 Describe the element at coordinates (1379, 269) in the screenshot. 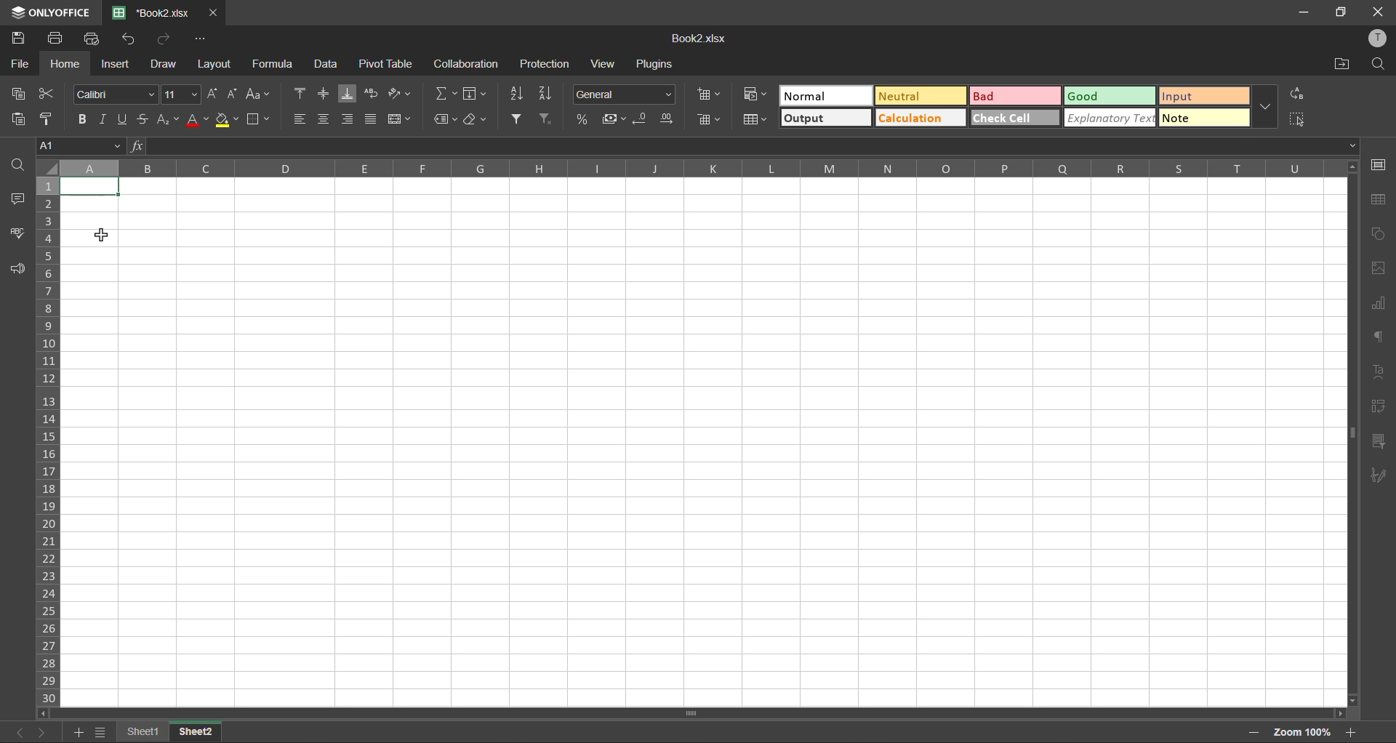

I see `images` at that location.